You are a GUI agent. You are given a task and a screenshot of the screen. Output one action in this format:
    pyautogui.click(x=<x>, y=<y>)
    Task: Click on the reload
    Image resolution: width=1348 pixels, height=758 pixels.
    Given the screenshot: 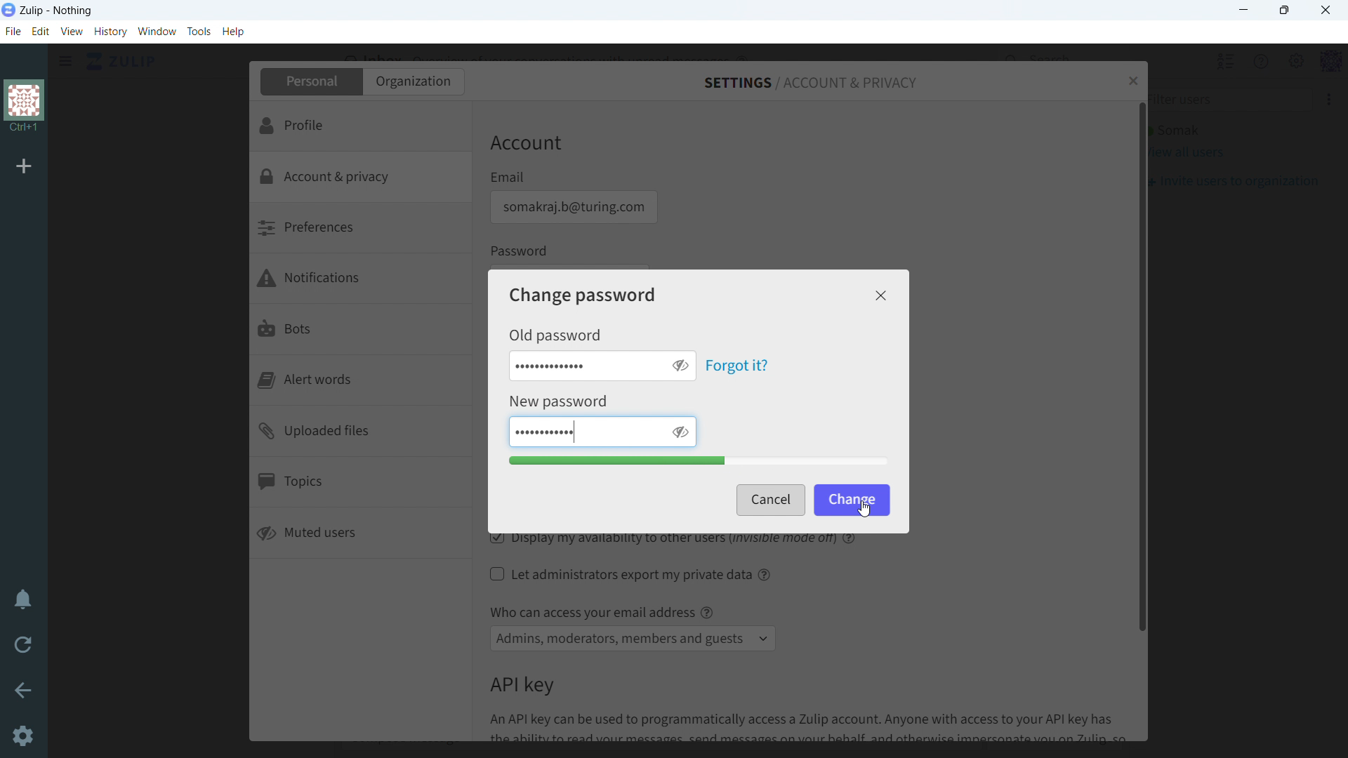 What is the action you would take?
    pyautogui.click(x=22, y=644)
    